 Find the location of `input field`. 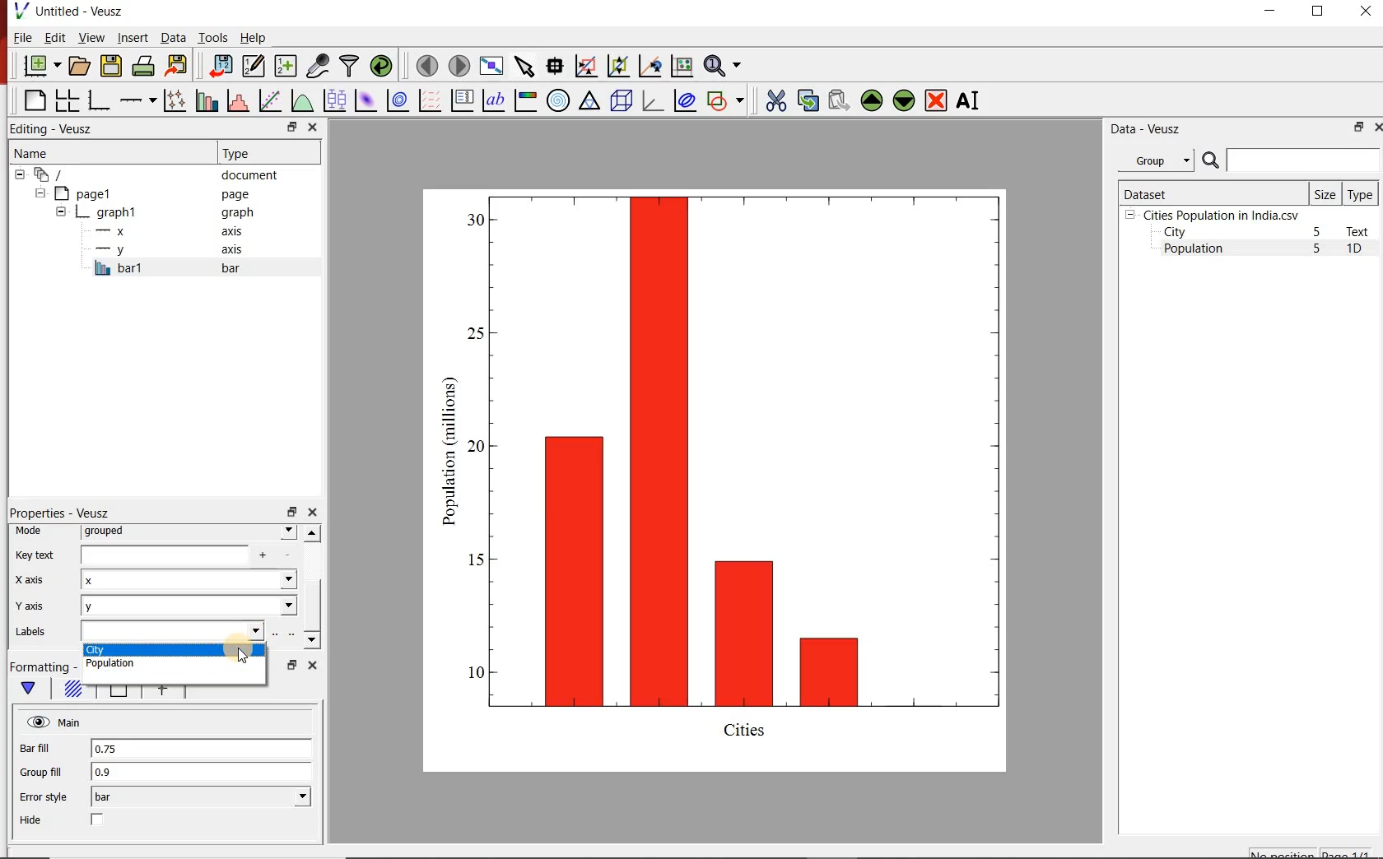

input field is located at coordinates (171, 632).